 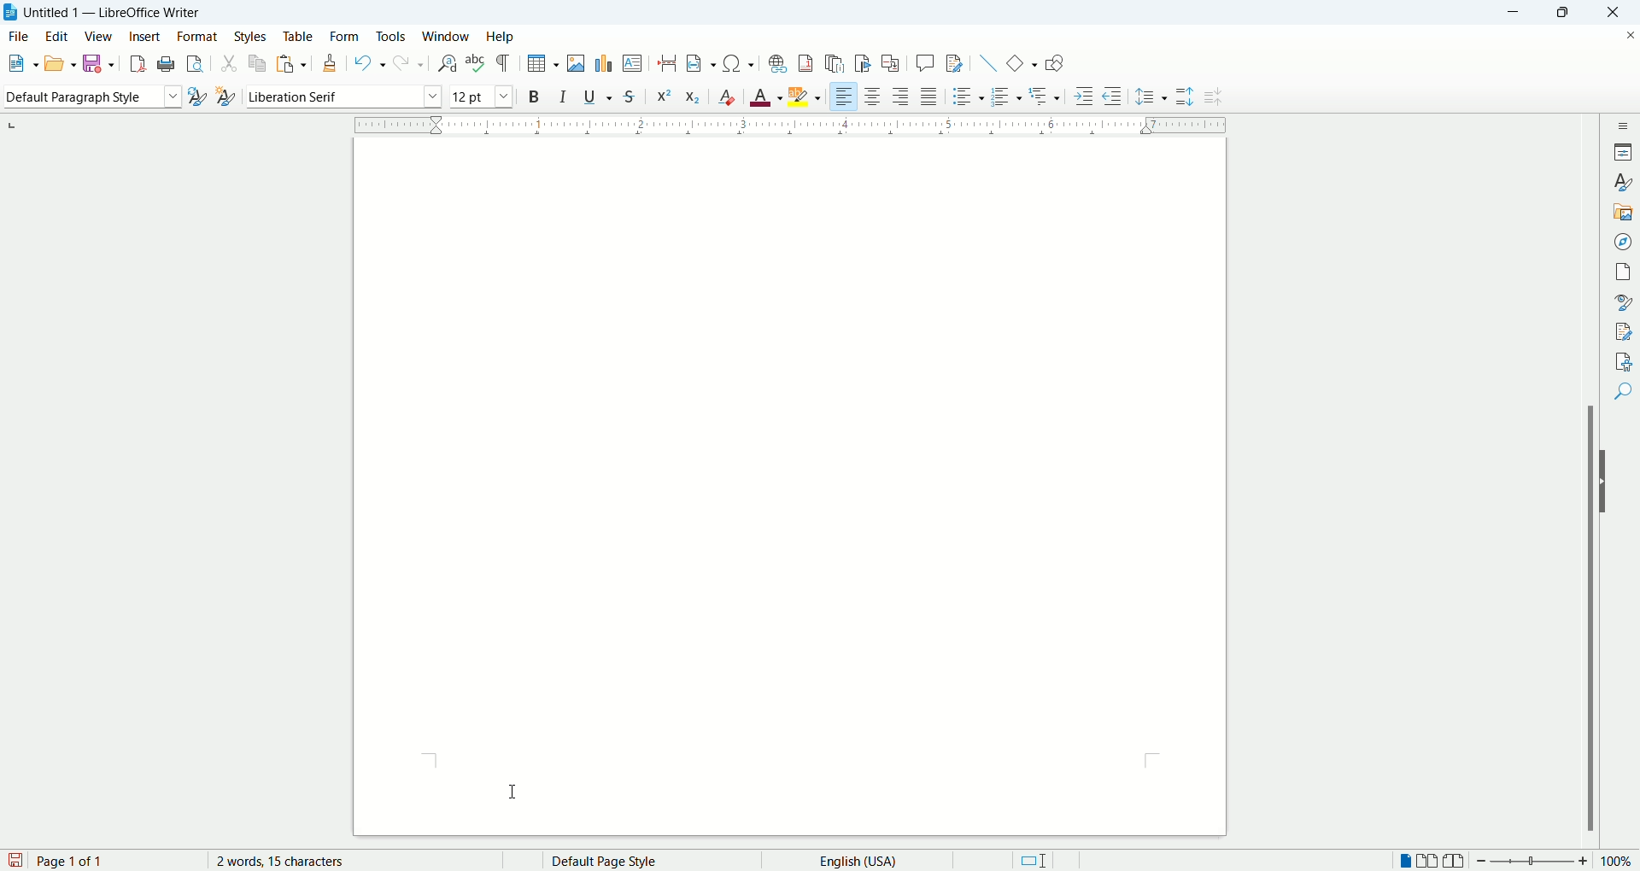 What do you see at coordinates (196, 37) in the screenshot?
I see `format` at bounding box center [196, 37].